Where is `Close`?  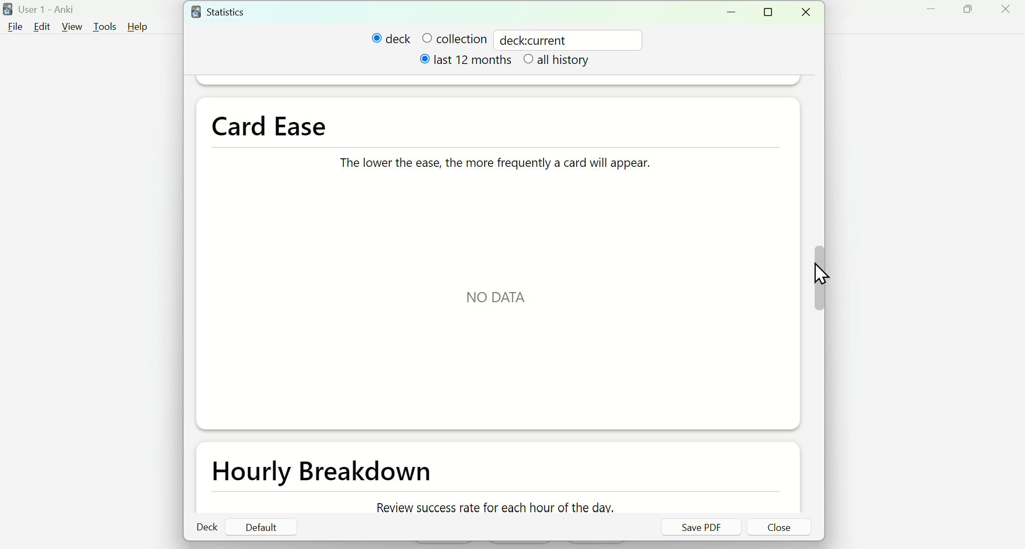
Close is located at coordinates (1007, 13).